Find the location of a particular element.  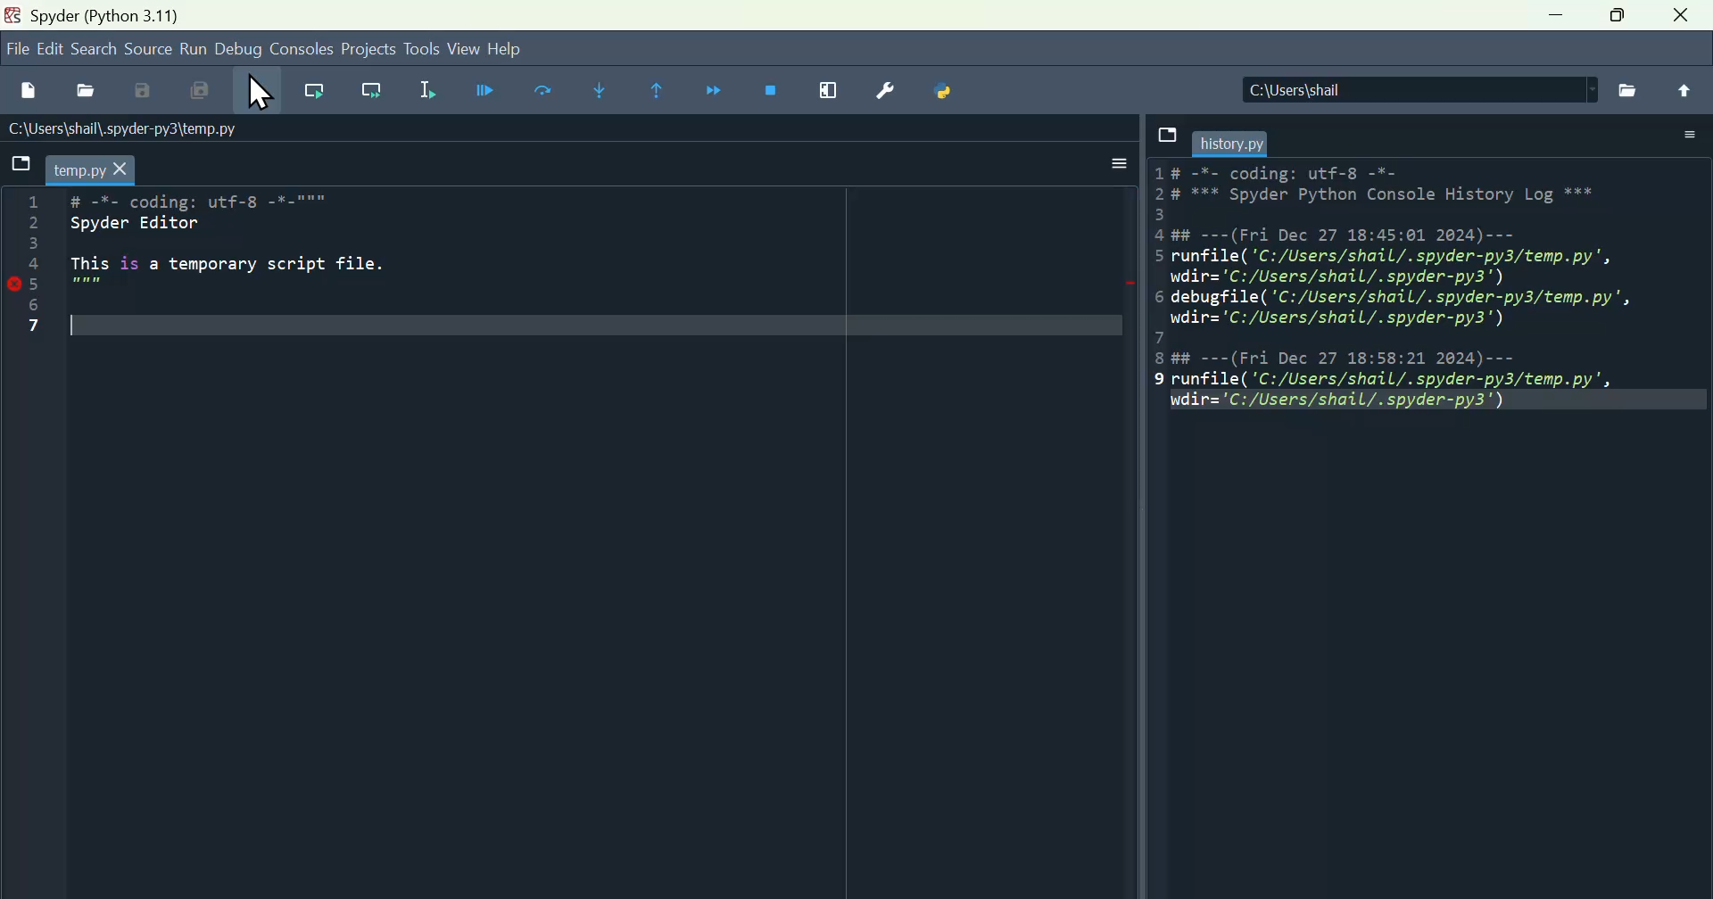

Spider (python 3.11) is located at coordinates (136, 12).